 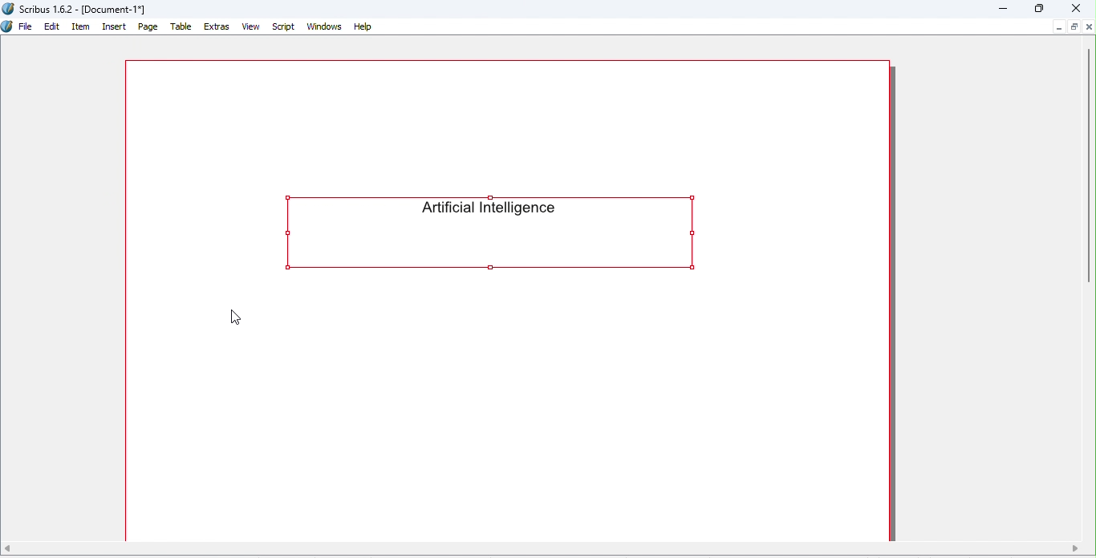 What do you see at coordinates (81, 27) in the screenshot?
I see `Item` at bounding box center [81, 27].